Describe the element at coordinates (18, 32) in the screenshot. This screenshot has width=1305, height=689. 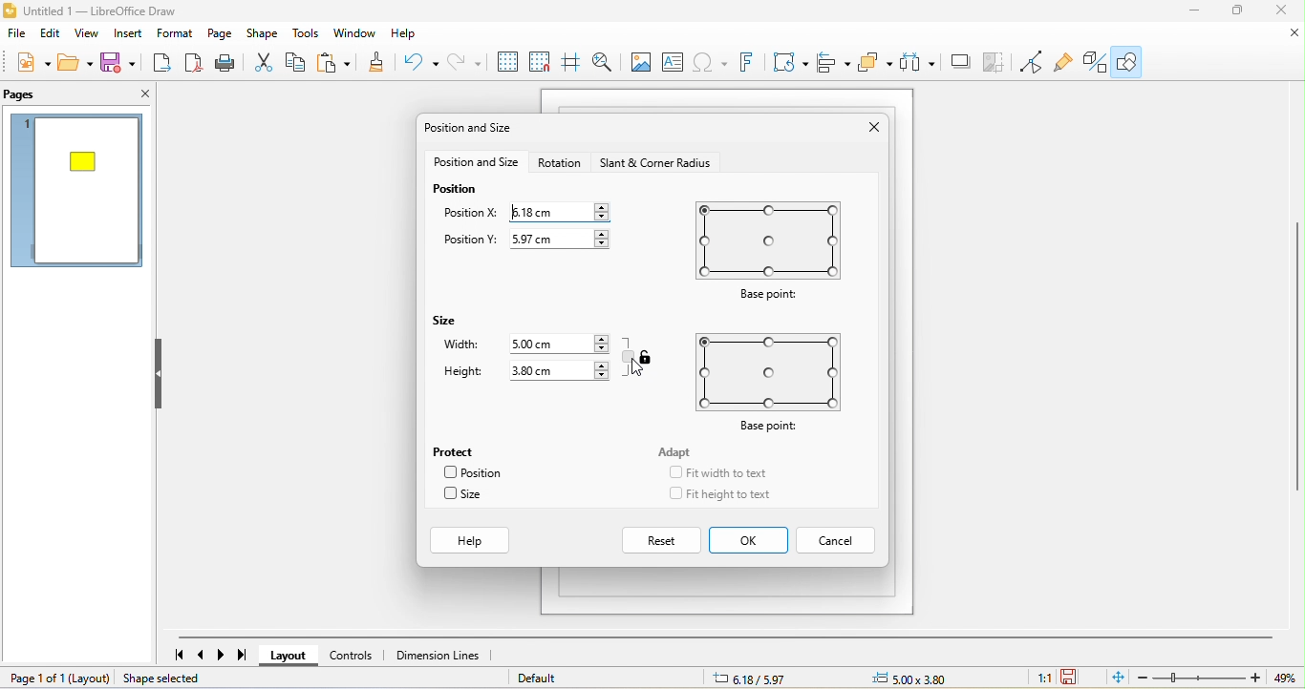
I see `file` at that location.